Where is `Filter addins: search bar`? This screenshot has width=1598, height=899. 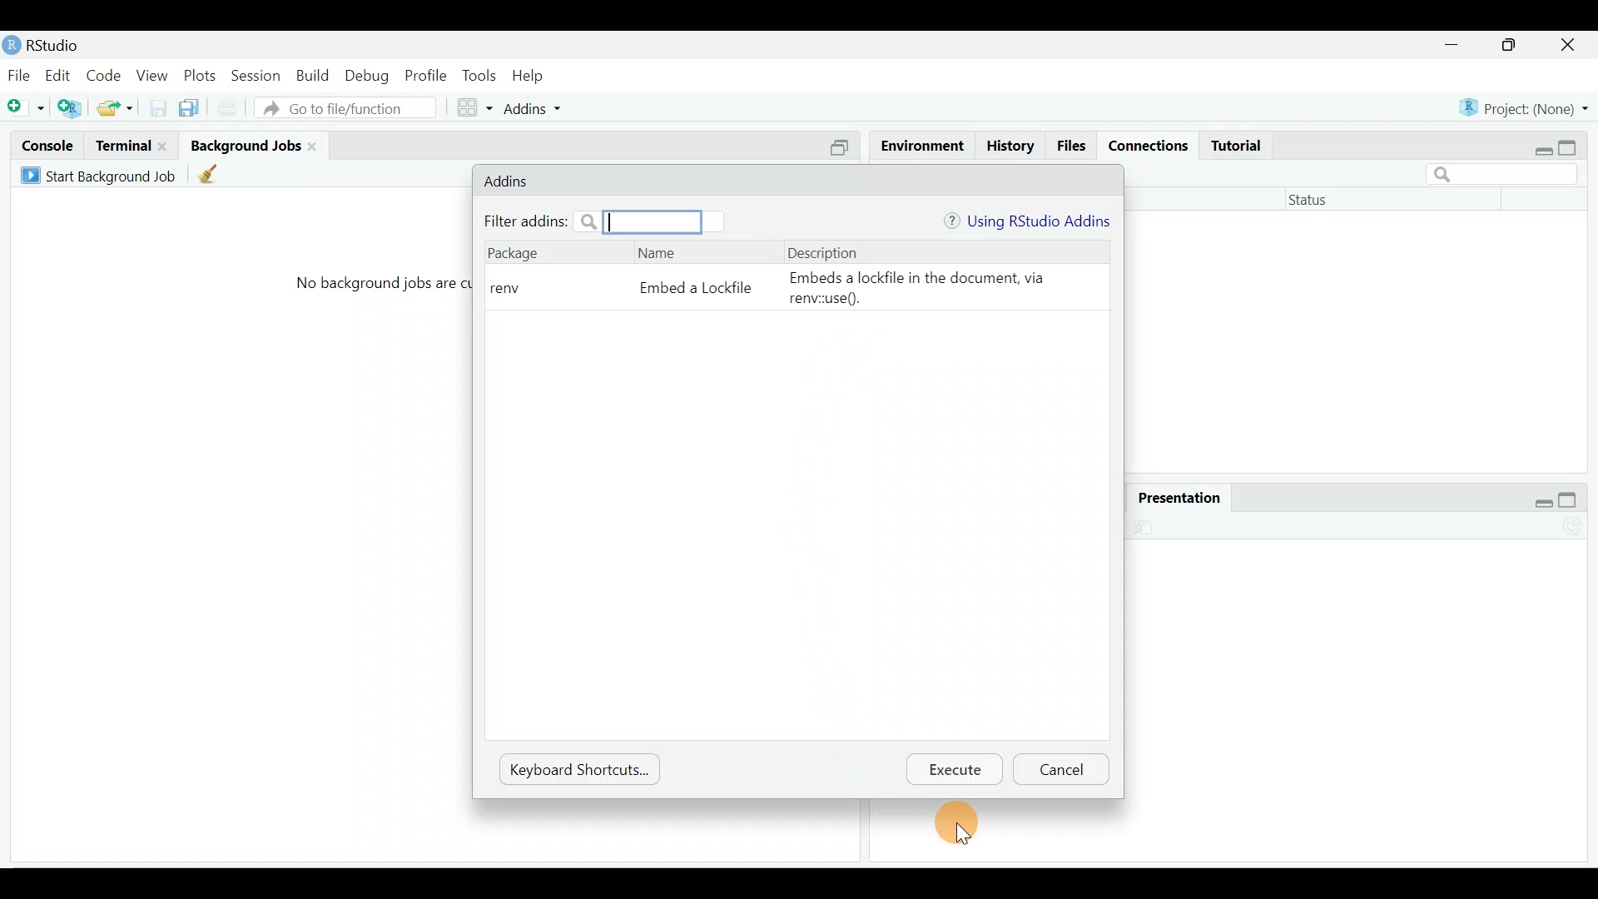 Filter addins: search bar is located at coordinates (591, 221).